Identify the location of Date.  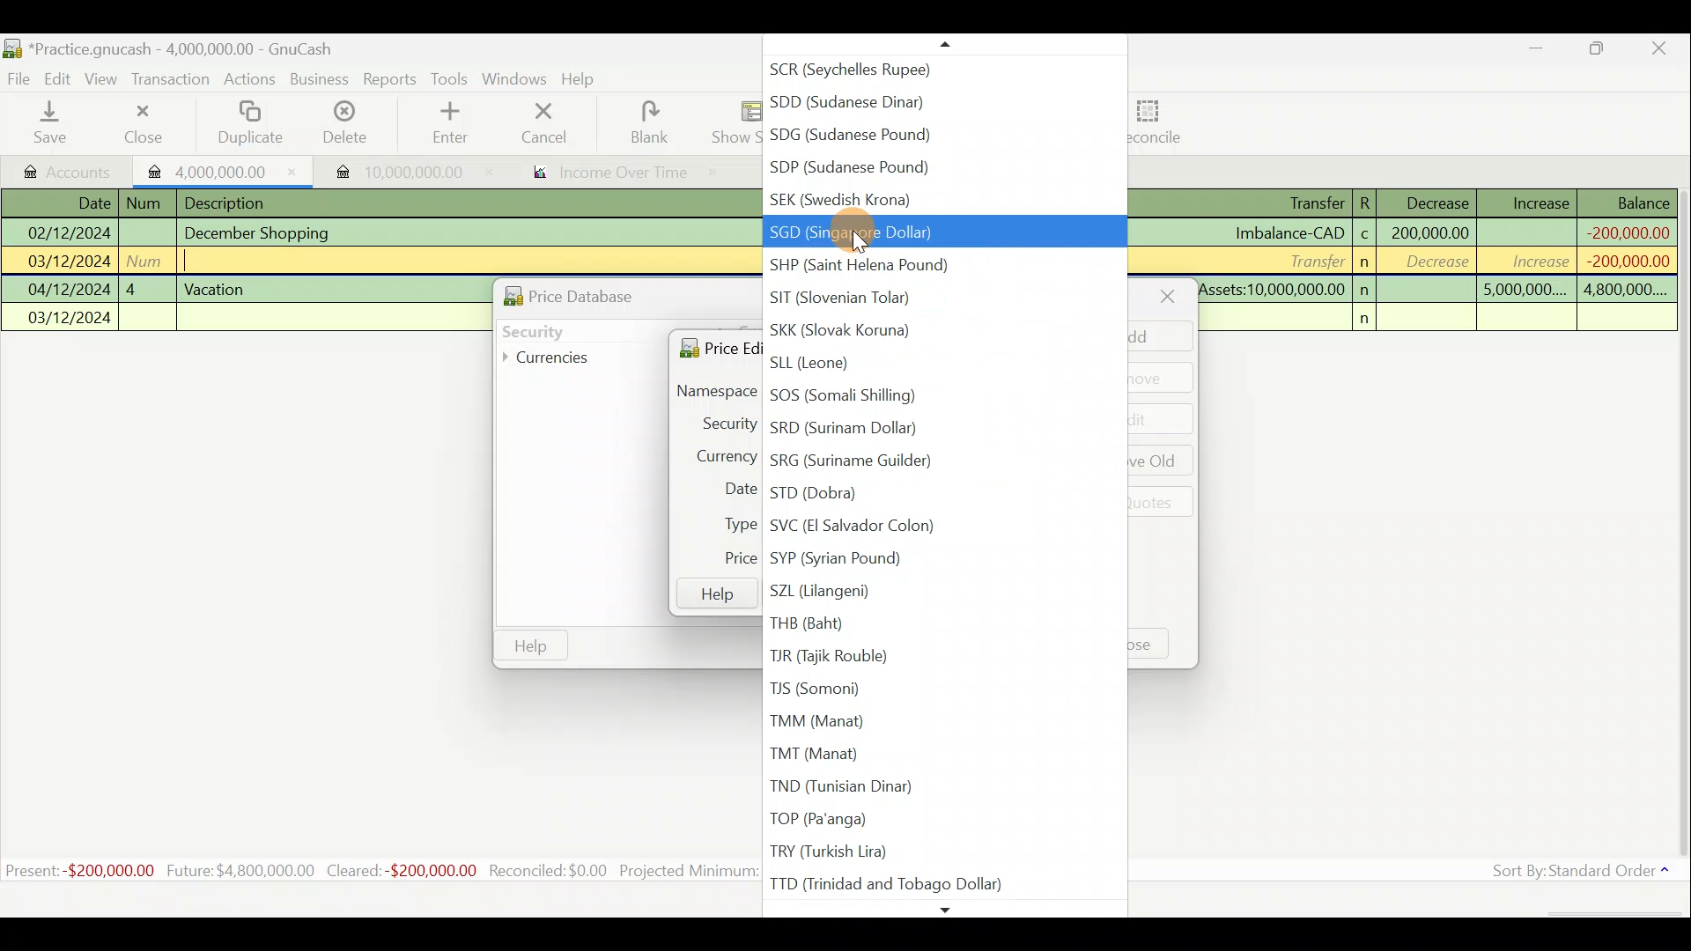
(730, 490).